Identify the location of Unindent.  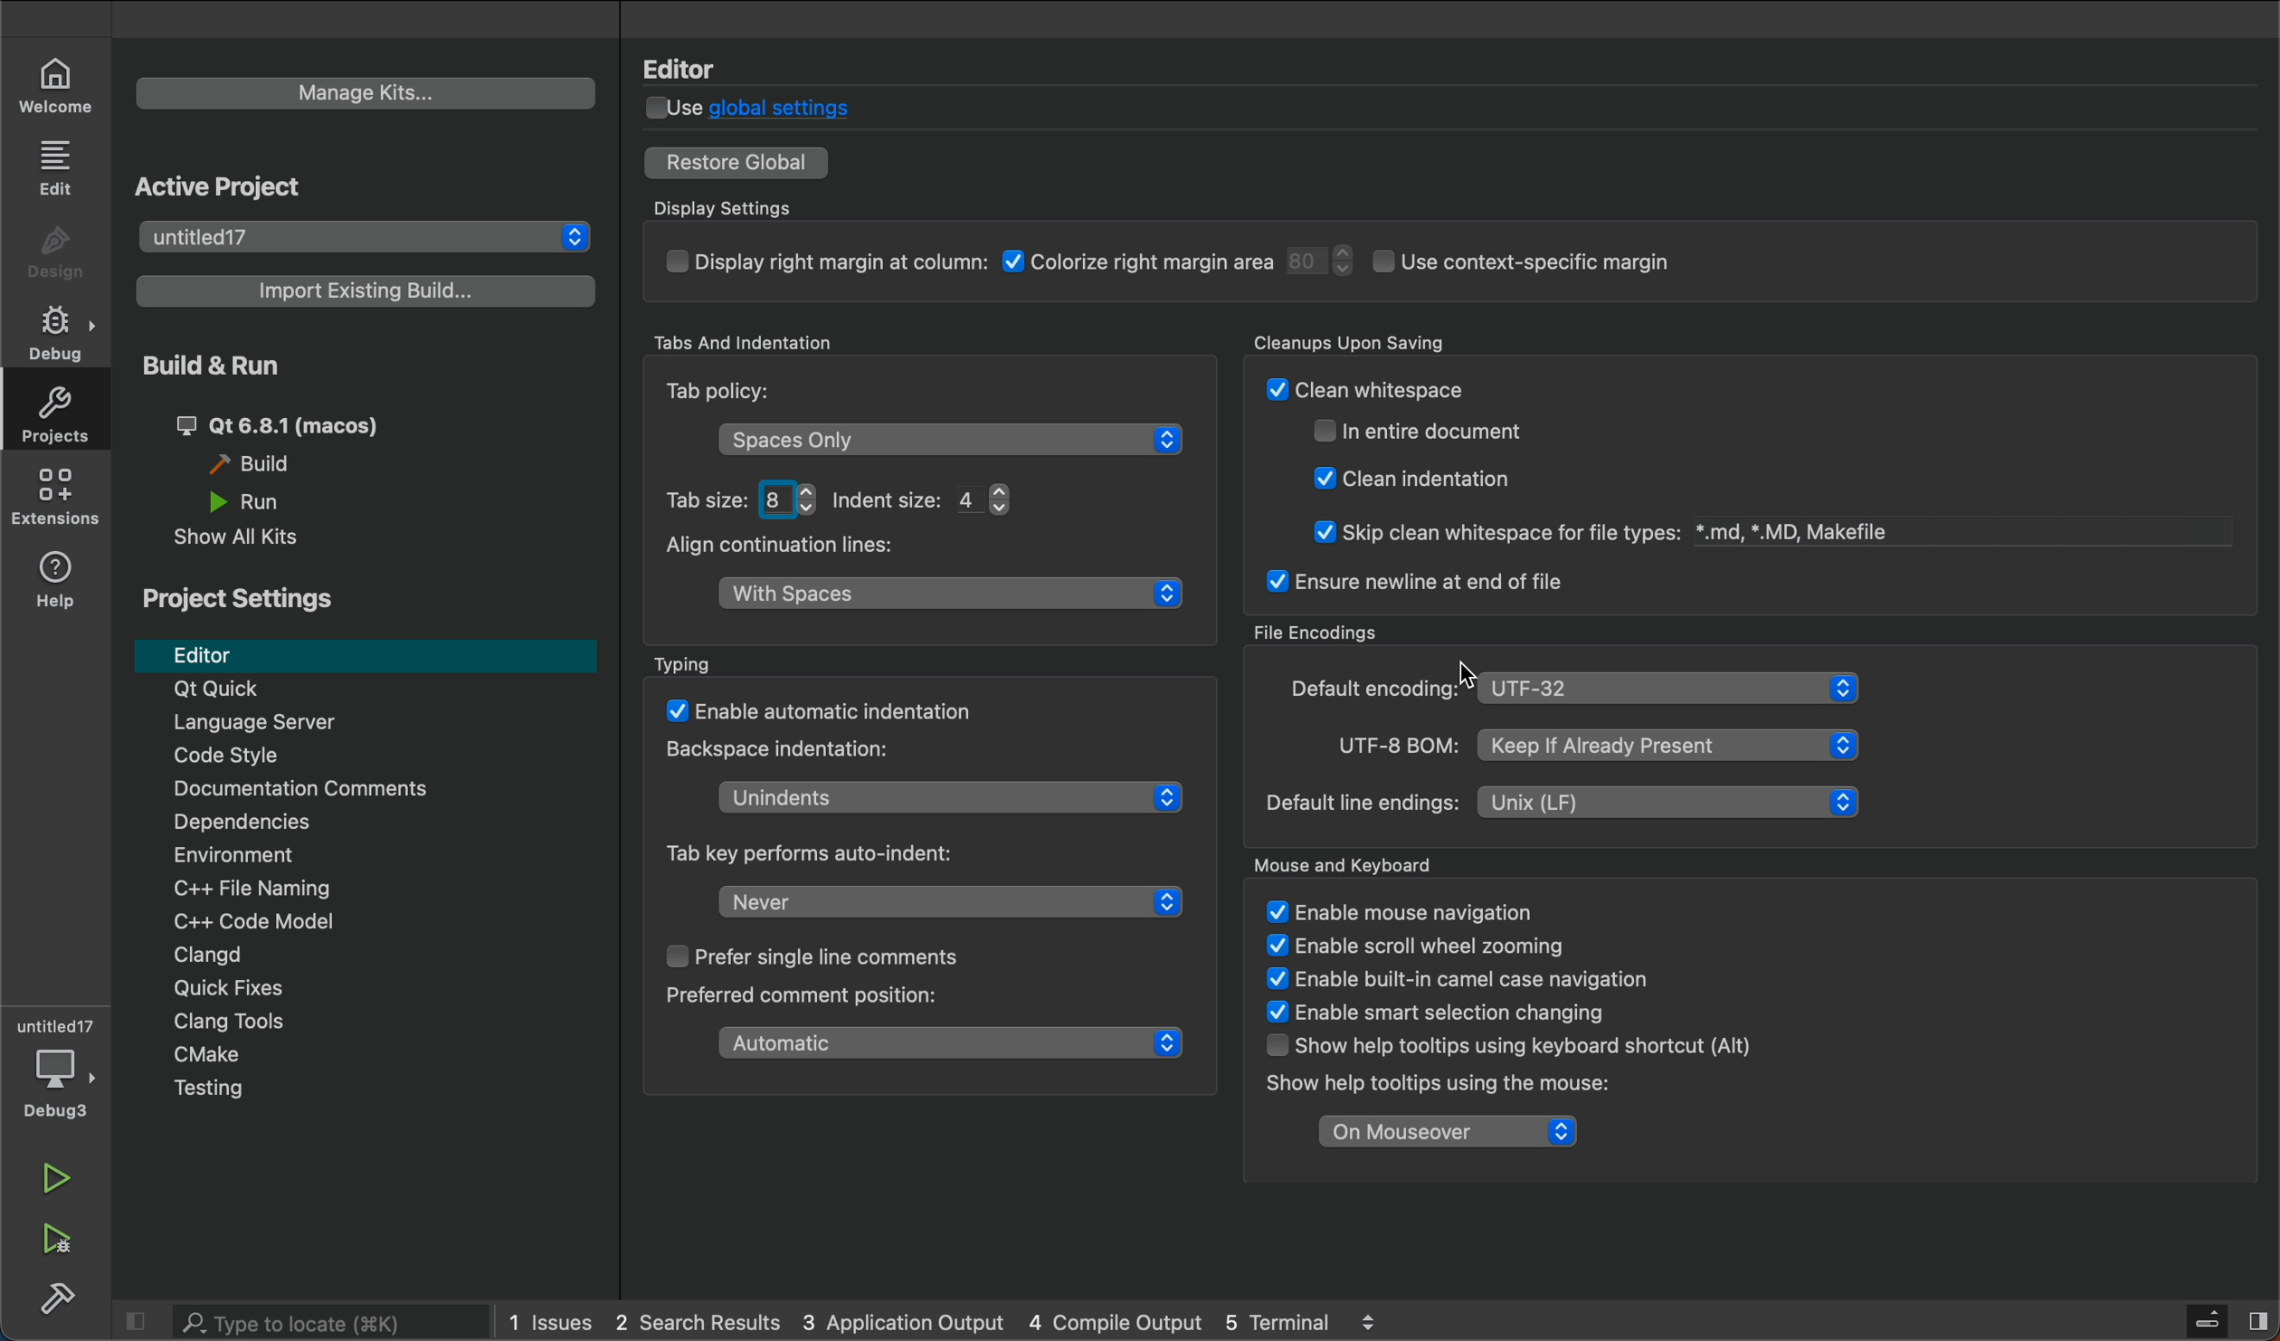
(963, 797).